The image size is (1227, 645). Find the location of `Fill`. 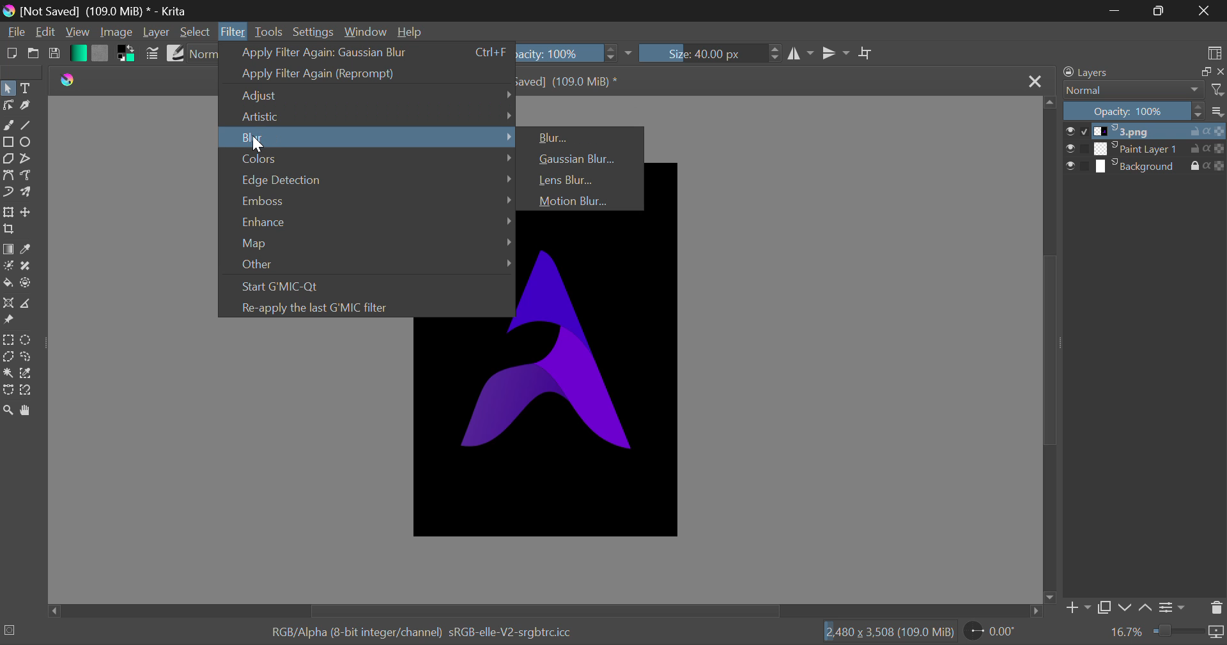

Fill is located at coordinates (8, 282).